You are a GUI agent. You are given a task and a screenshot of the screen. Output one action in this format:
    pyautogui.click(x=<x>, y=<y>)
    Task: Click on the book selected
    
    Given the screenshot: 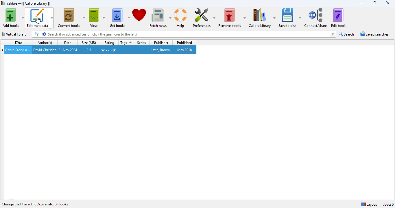 What is the action you would take?
    pyautogui.click(x=100, y=50)
    